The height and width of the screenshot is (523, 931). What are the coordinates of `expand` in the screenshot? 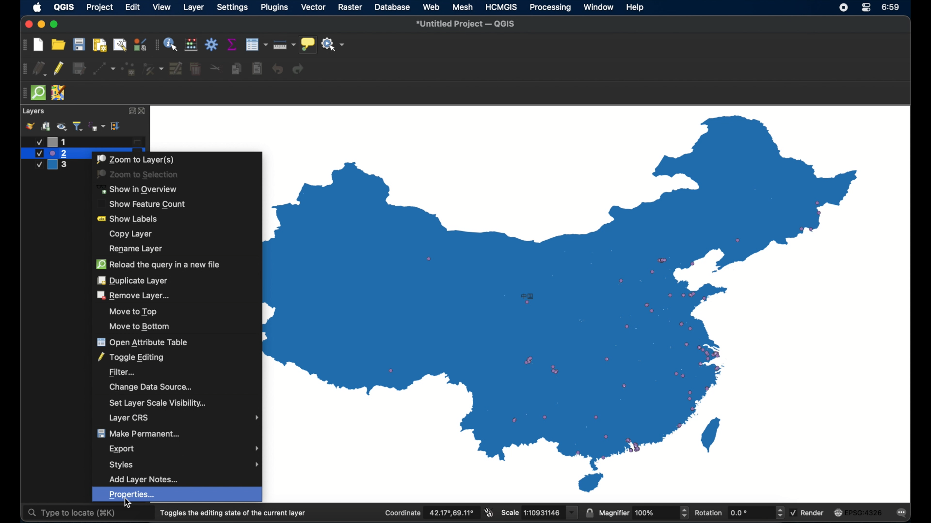 It's located at (130, 111).